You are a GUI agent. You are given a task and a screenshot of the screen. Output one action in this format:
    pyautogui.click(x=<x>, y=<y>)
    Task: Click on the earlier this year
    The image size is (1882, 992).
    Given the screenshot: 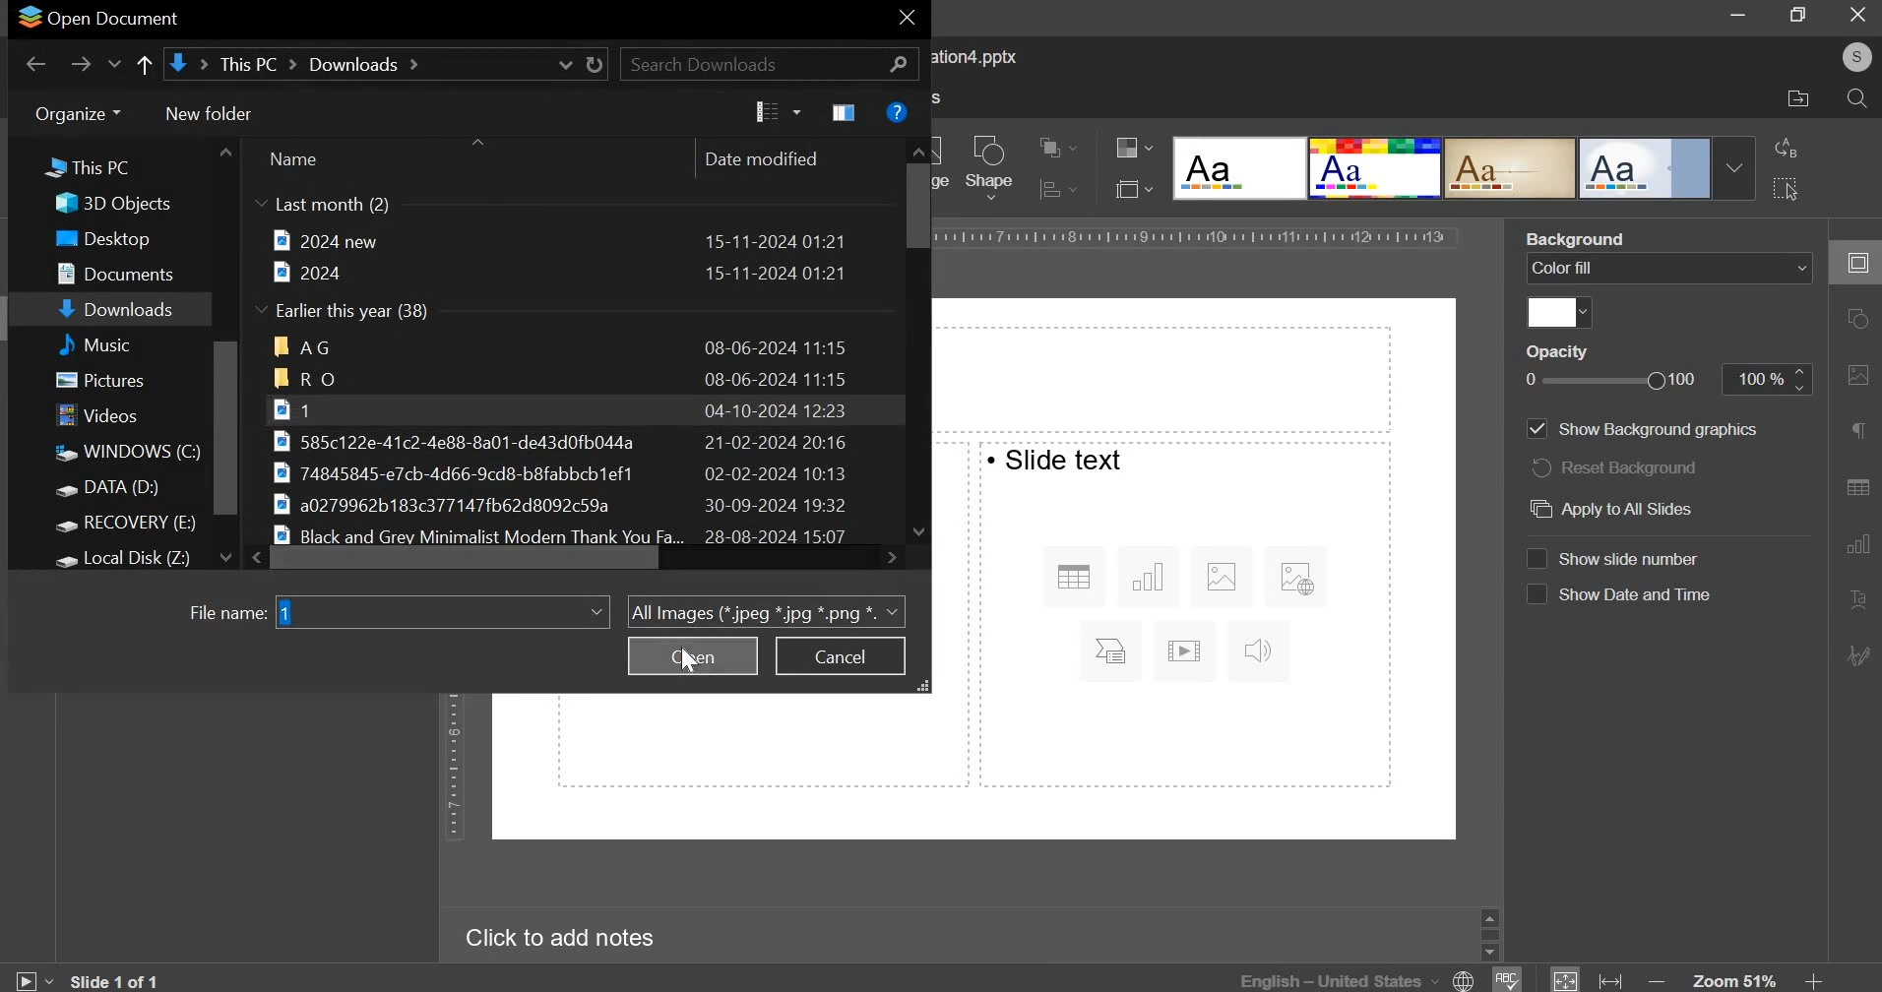 What is the action you would take?
    pyautogui.click(x=346, y=312)
    